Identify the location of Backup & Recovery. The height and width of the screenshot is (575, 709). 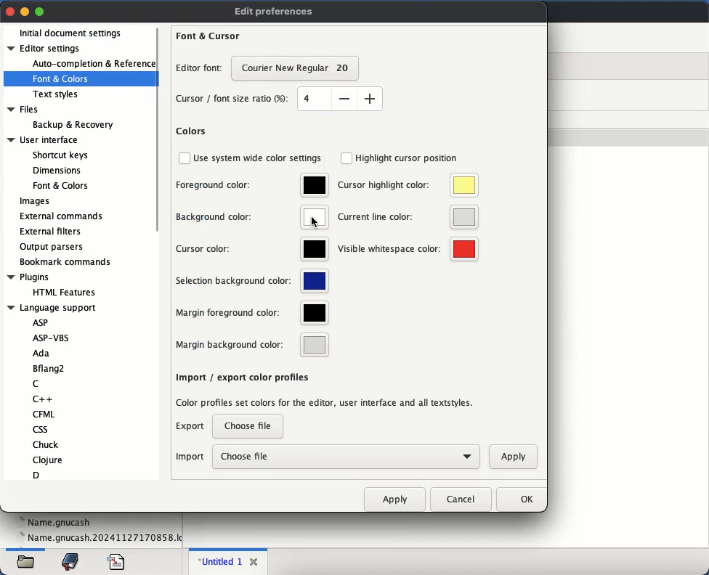
(73, 124).